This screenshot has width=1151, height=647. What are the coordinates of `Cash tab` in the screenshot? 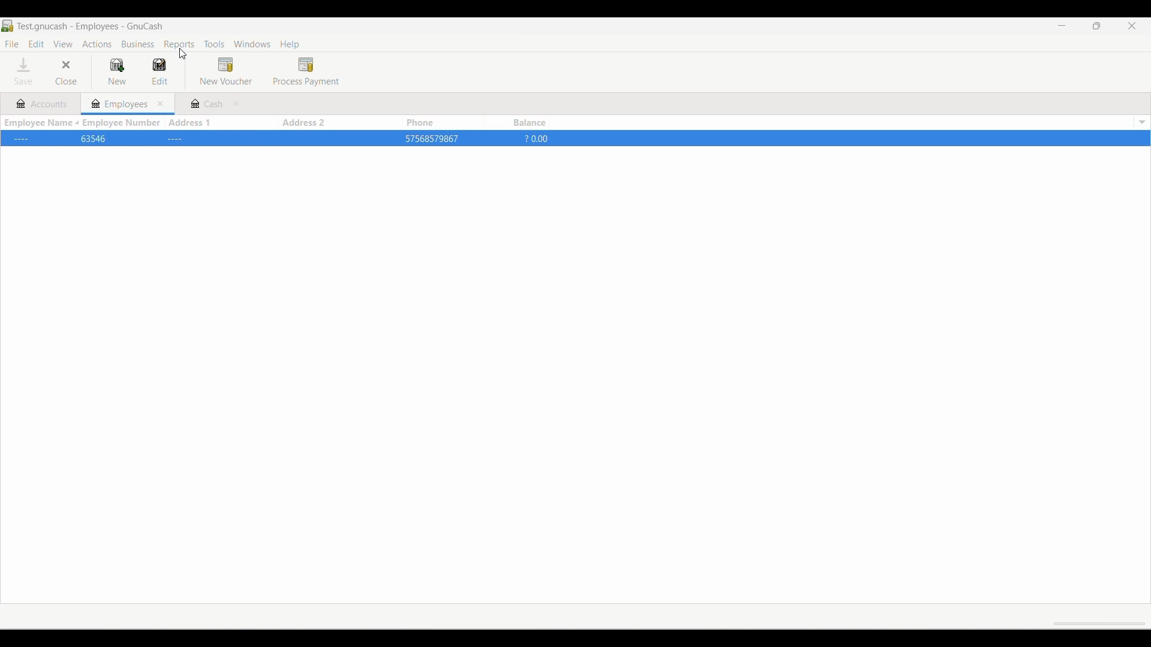 It's located at (210, 104).